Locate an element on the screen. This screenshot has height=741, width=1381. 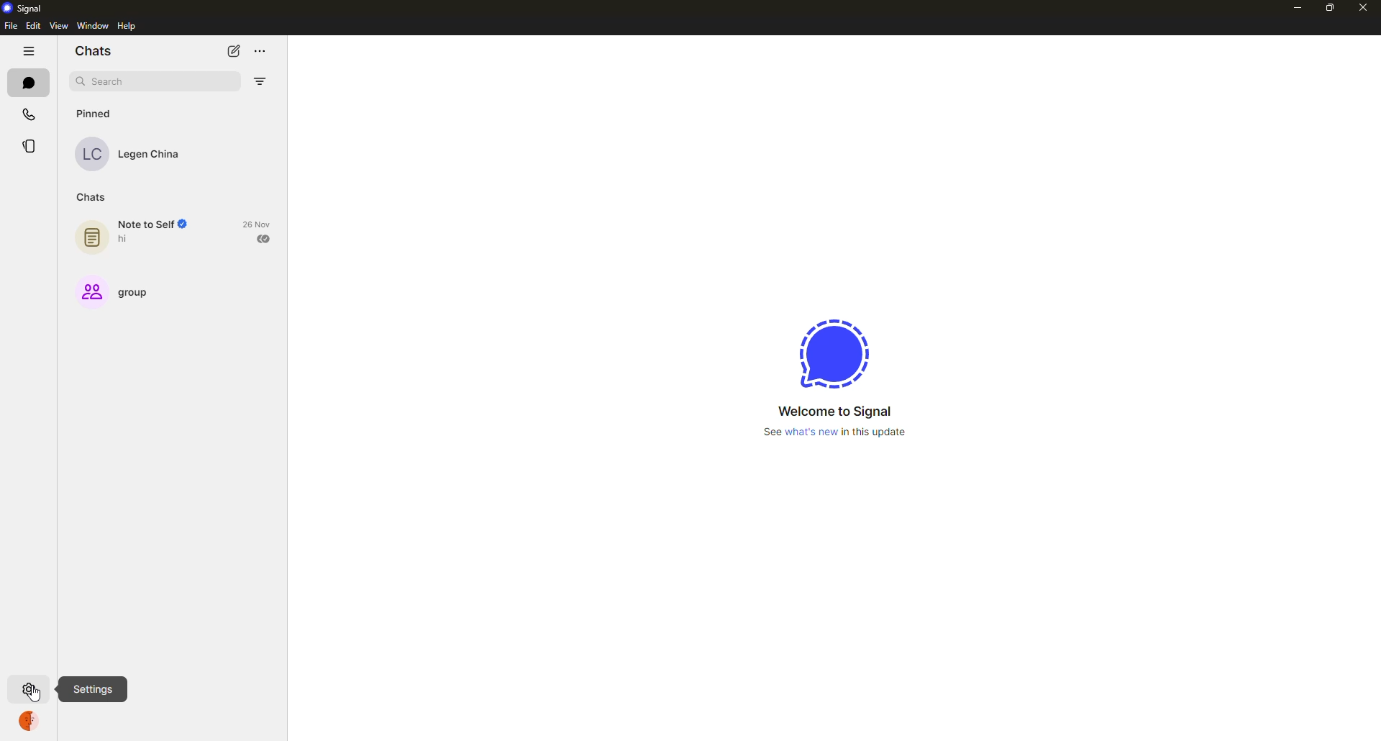
Notes is located at coordinates (89, 238).